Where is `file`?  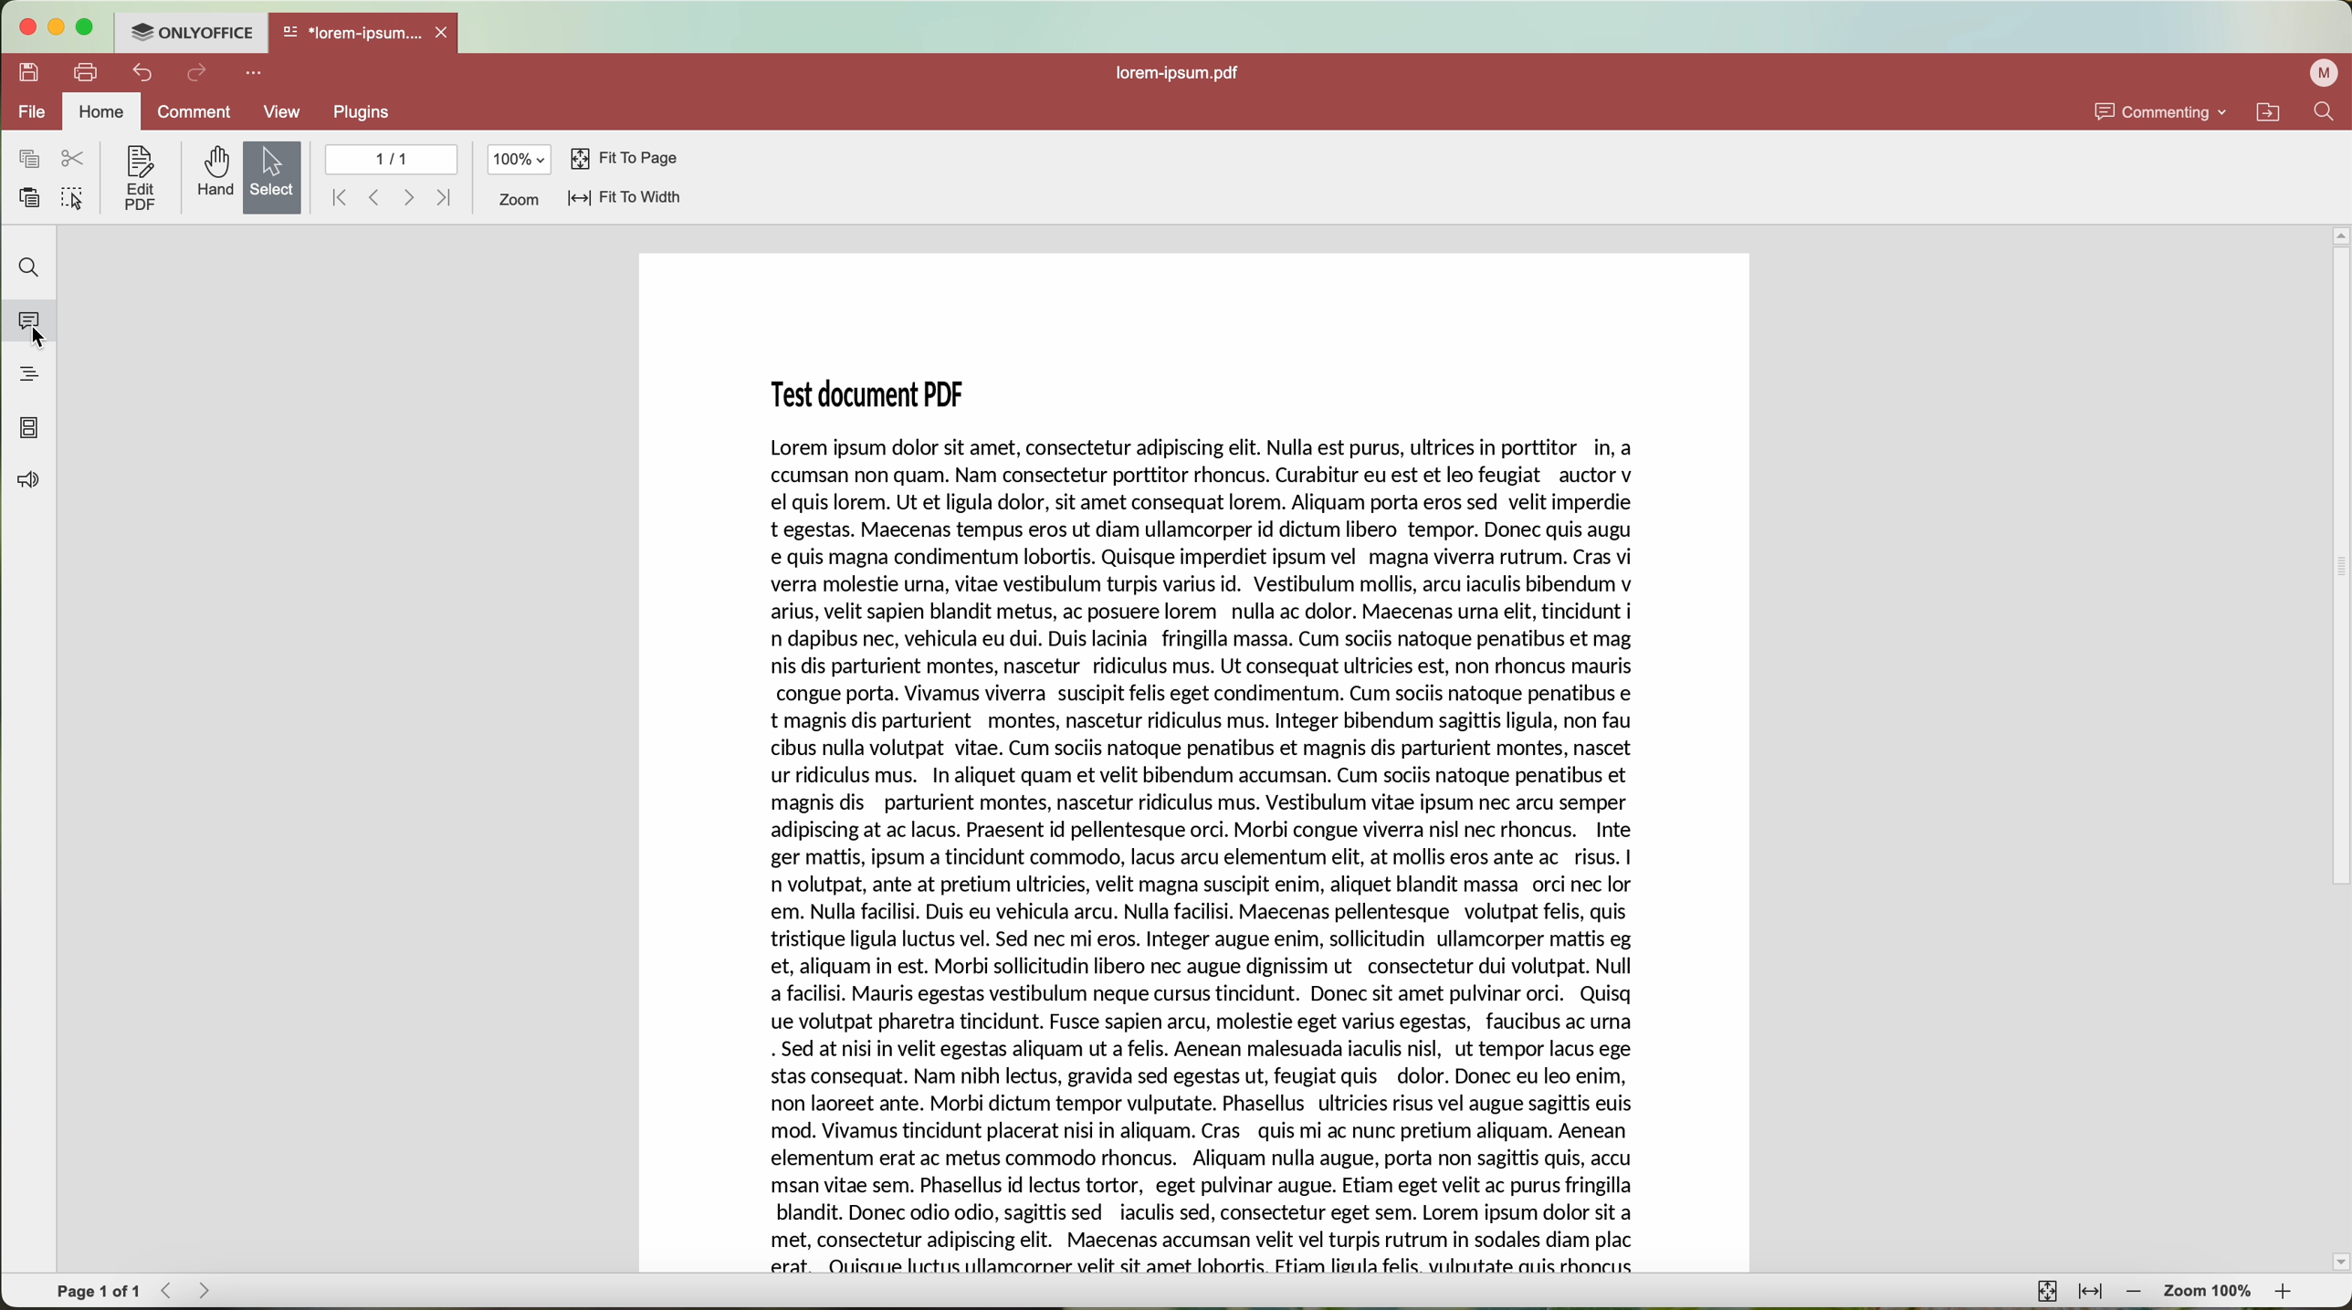
file is located at coordinates (29, 112).